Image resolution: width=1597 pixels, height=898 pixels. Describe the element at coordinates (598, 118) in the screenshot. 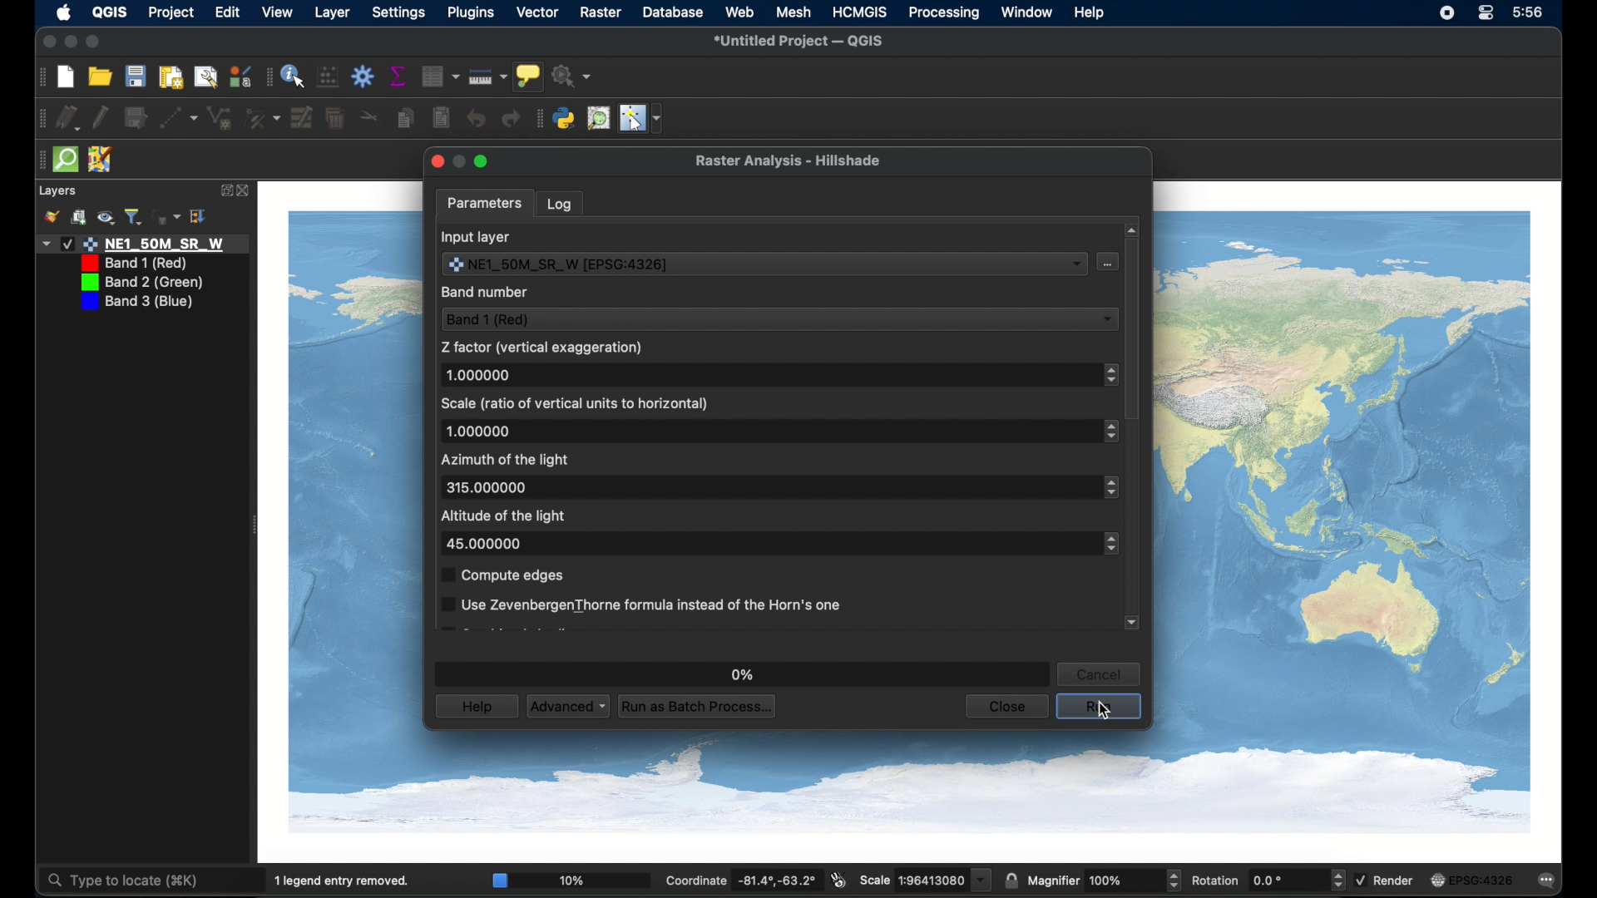

I see `osm place search` at that location.